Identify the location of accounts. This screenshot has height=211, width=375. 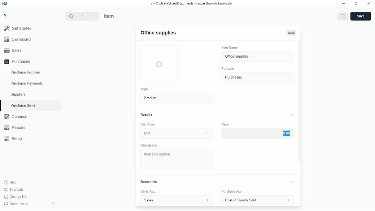
(149, 181).